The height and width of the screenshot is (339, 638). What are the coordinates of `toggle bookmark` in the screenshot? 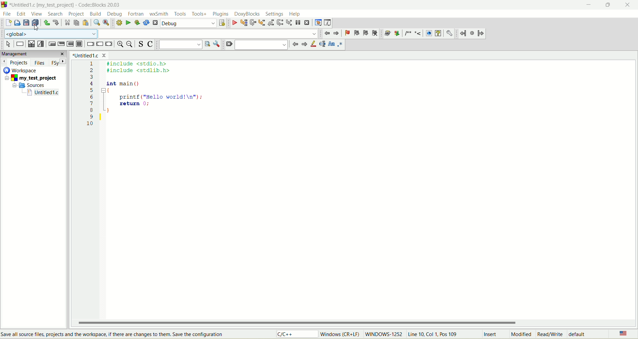 It's located at (346, 34).